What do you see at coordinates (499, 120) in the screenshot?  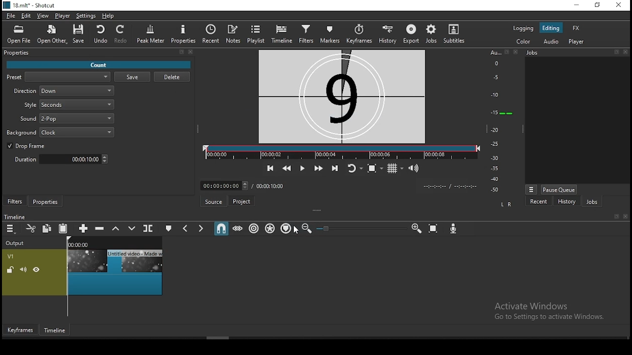 I see `scale` at bounding box center [499, 120].